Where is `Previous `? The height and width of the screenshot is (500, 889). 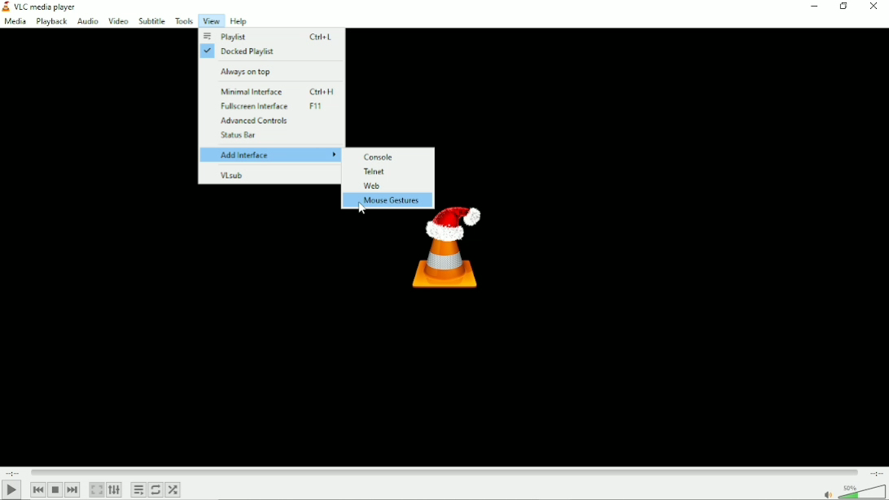 Previous  is located at coordinates (38, 490).